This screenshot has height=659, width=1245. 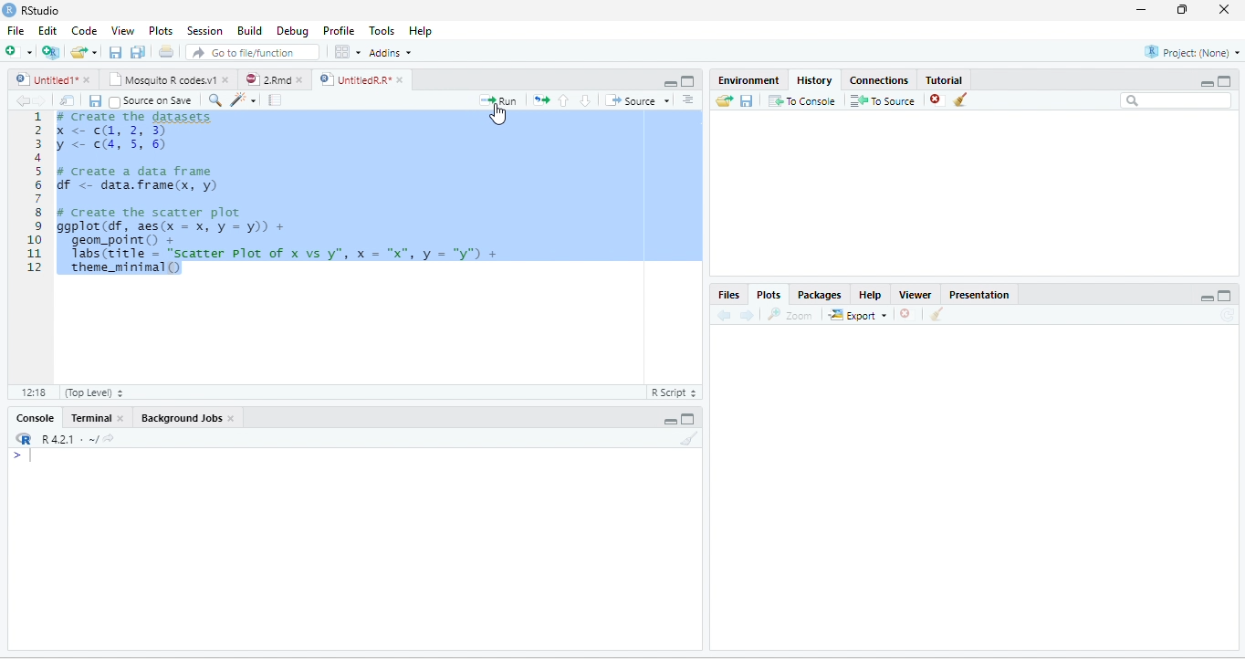 I want to click on close, so click(x=1223, y=10).